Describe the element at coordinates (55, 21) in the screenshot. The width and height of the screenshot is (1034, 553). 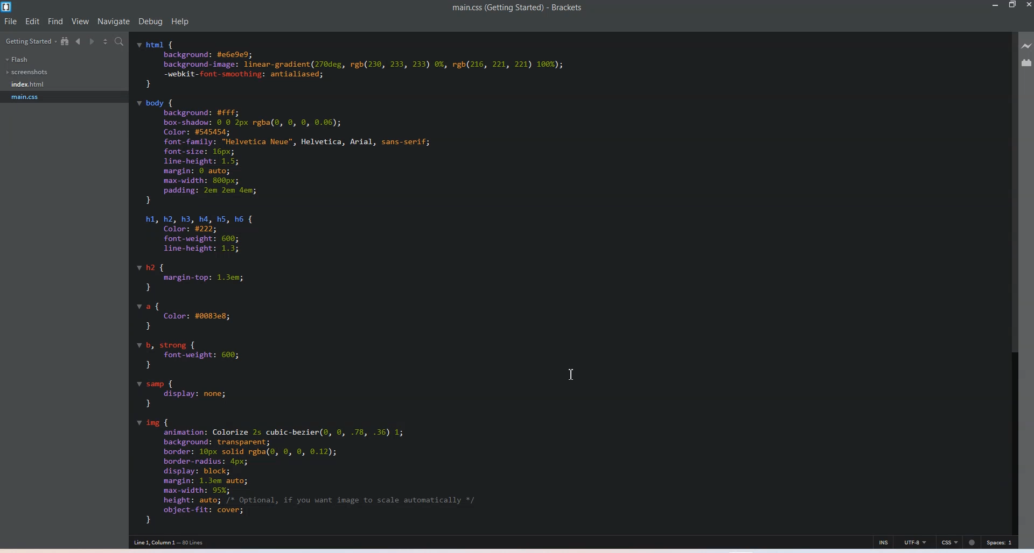
I see `Find` at that location.